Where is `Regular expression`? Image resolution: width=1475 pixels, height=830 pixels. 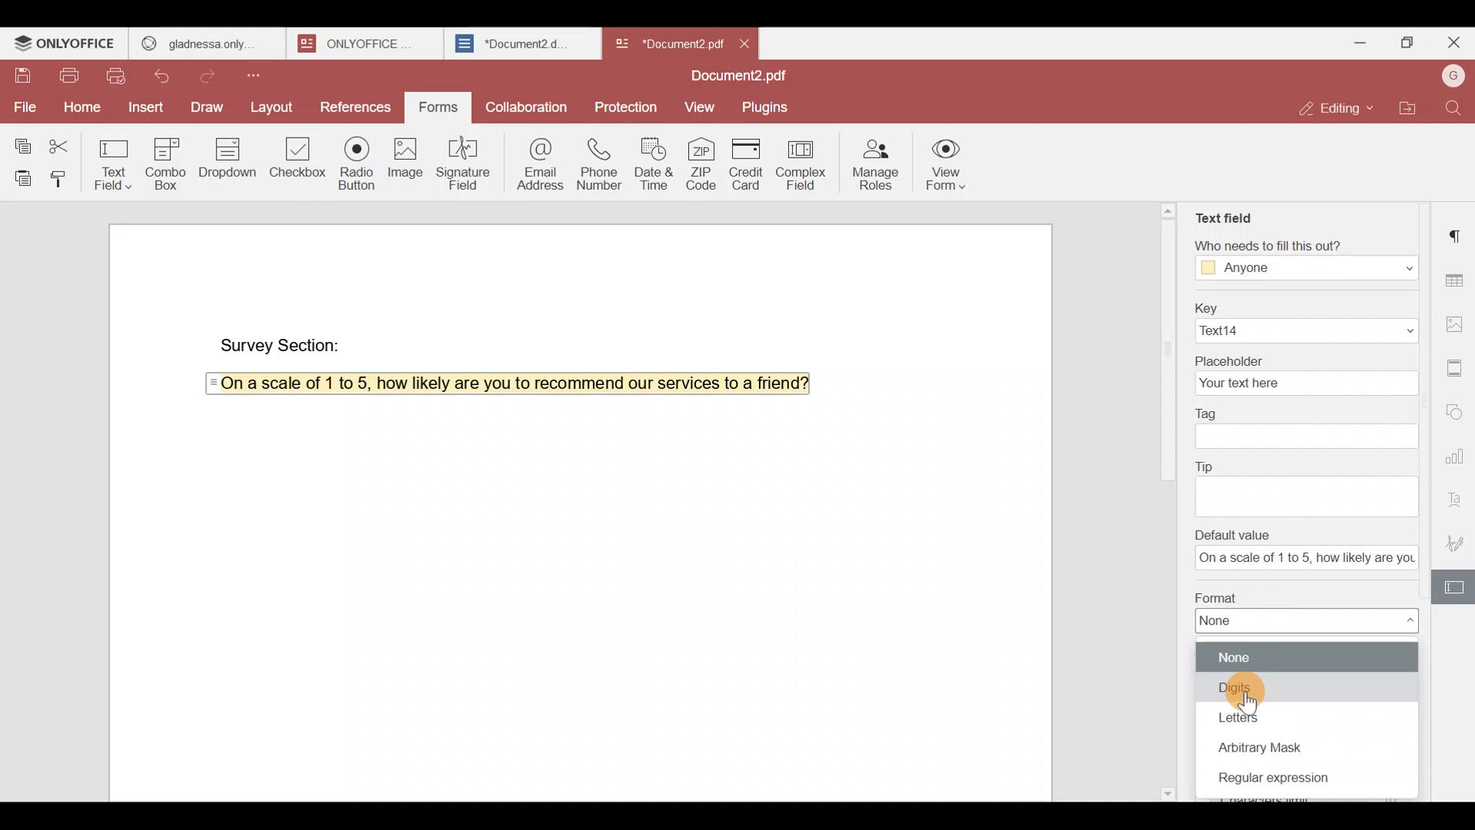
Regular expression is located at coordinates (1286, 774).